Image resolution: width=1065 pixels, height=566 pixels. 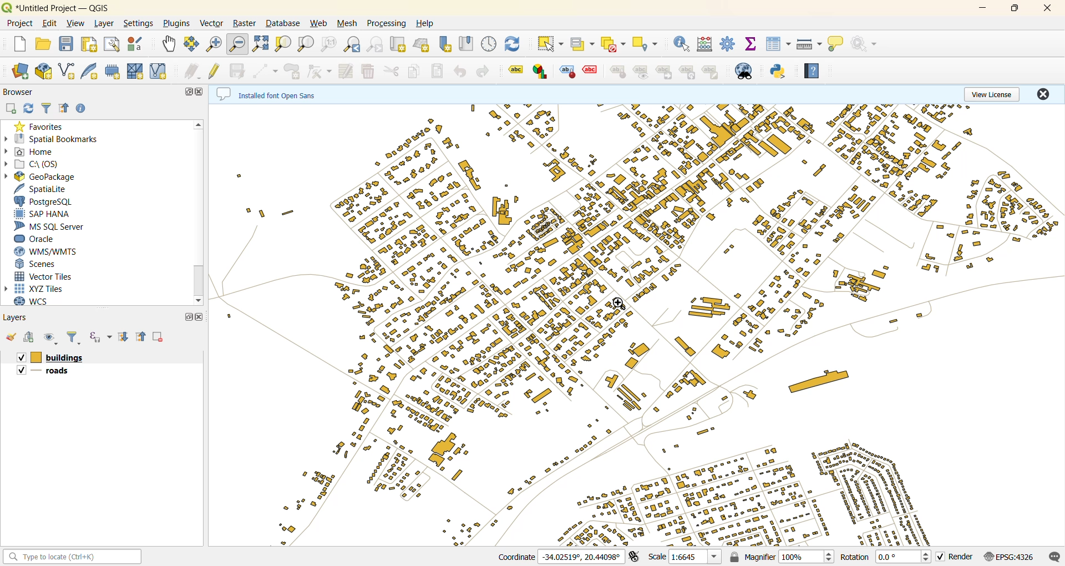 I want to click on home, so click(x=38, y=153).